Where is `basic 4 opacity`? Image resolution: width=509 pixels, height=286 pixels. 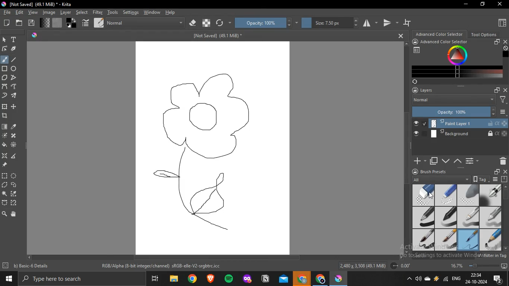 basic 4 opacity is located at coordinates (491, 217).